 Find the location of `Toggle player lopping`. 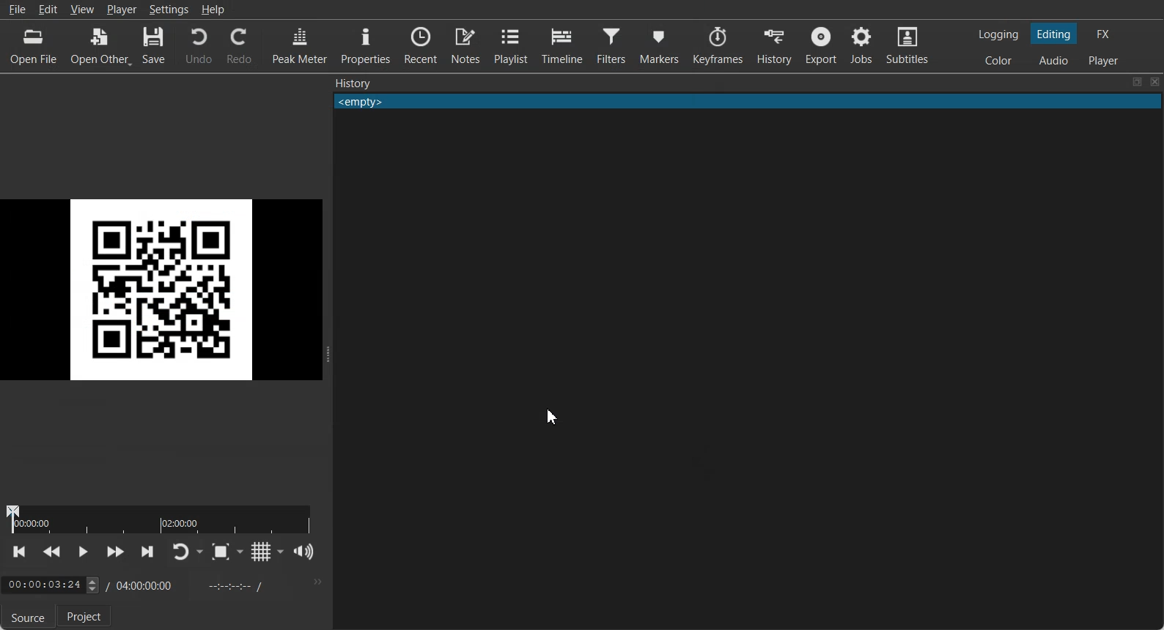

Toggle player lopping is located at coordinates (181, 552).